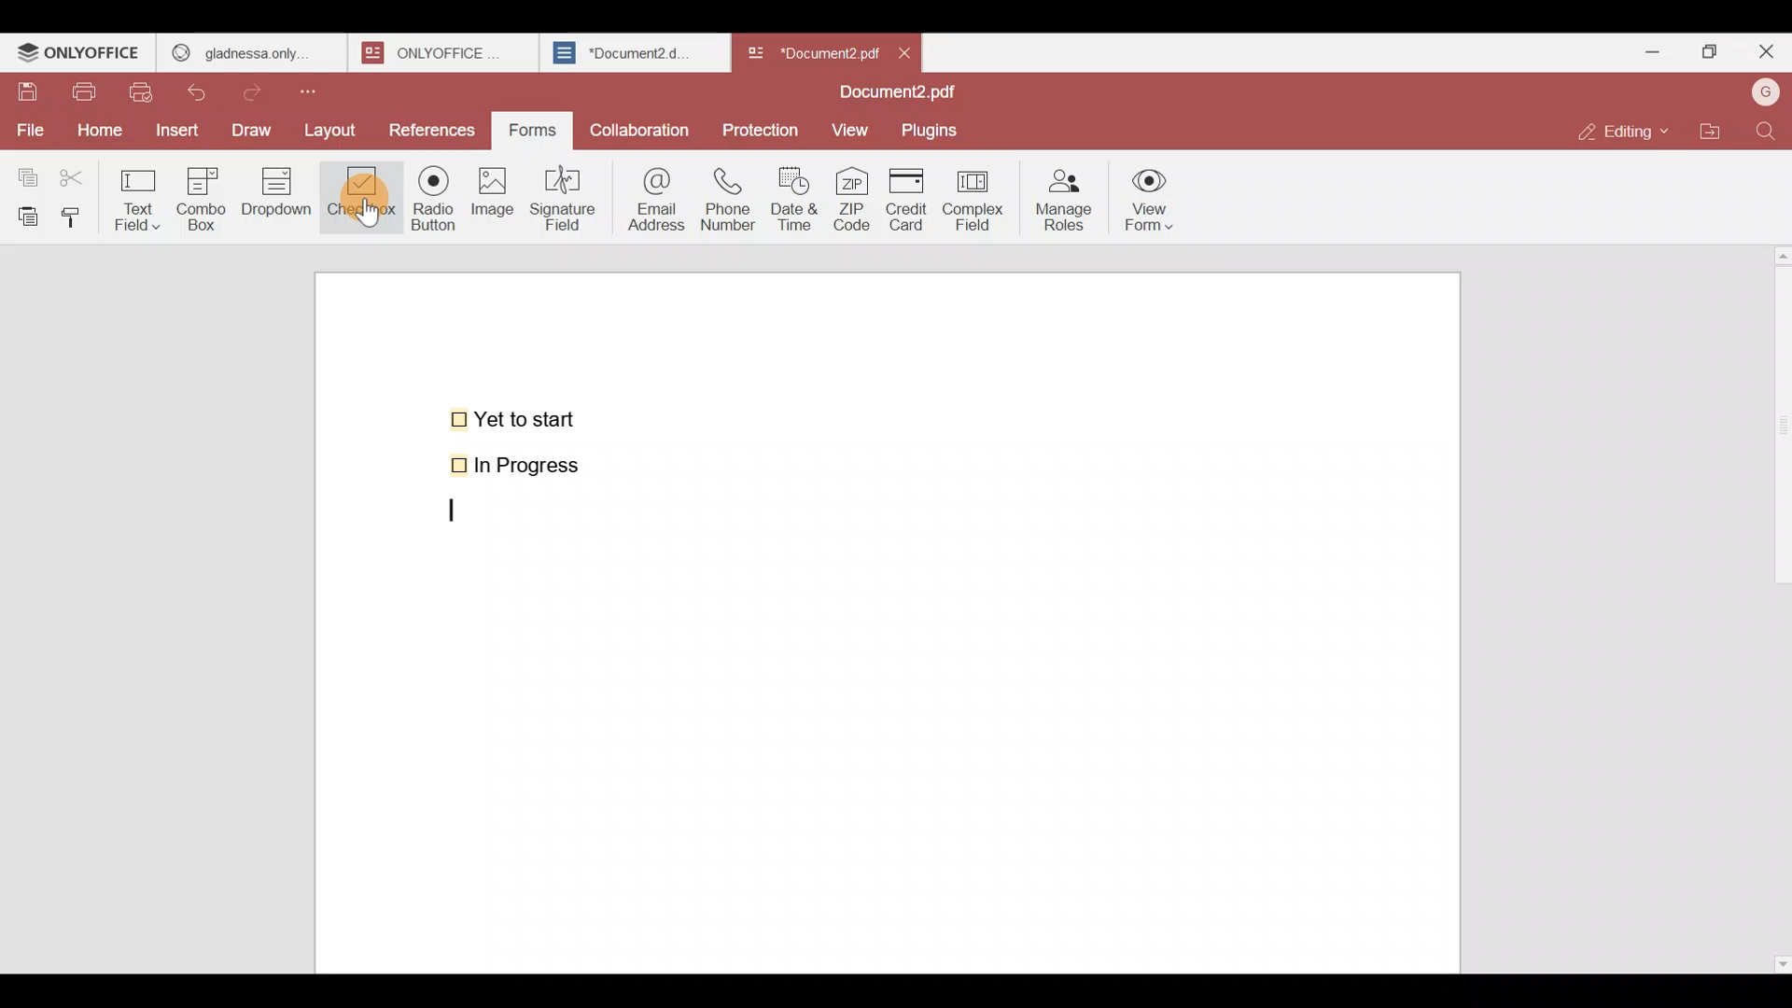 The image size is (1792, 1008). What do you see at coordinates (1620, 132) in the screenshot?
I see `Editing mode` at bounding box center [1620, 132].